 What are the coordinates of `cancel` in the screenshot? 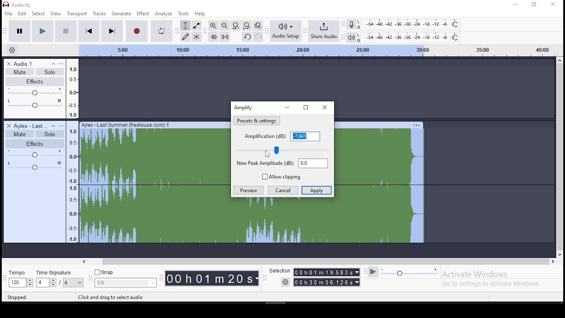 It's located at (283, 190).